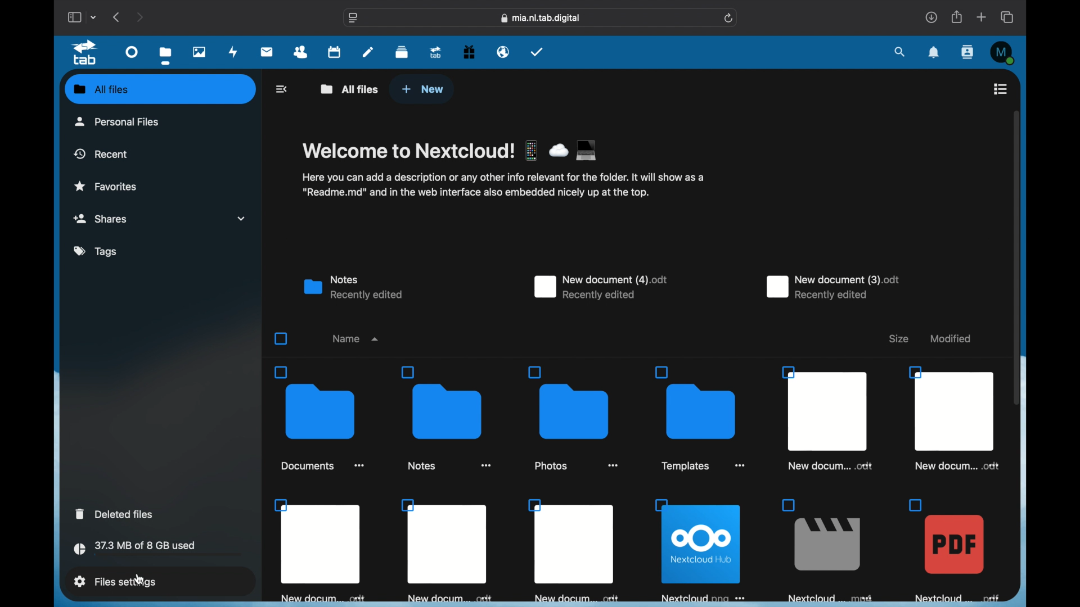 The image size is (1080, 607). Describe the element at coordinates (1008, 17) in the screenshot. I see `show tab overview` at that location.